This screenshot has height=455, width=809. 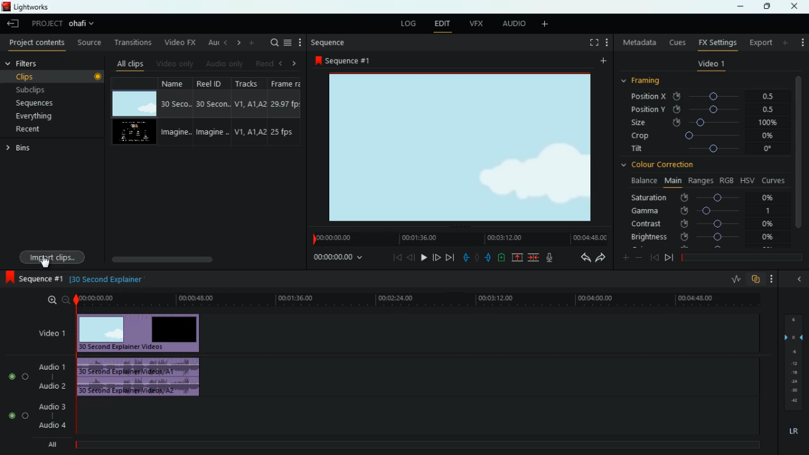 I want to click on minimize, so click(x=799, y=278).